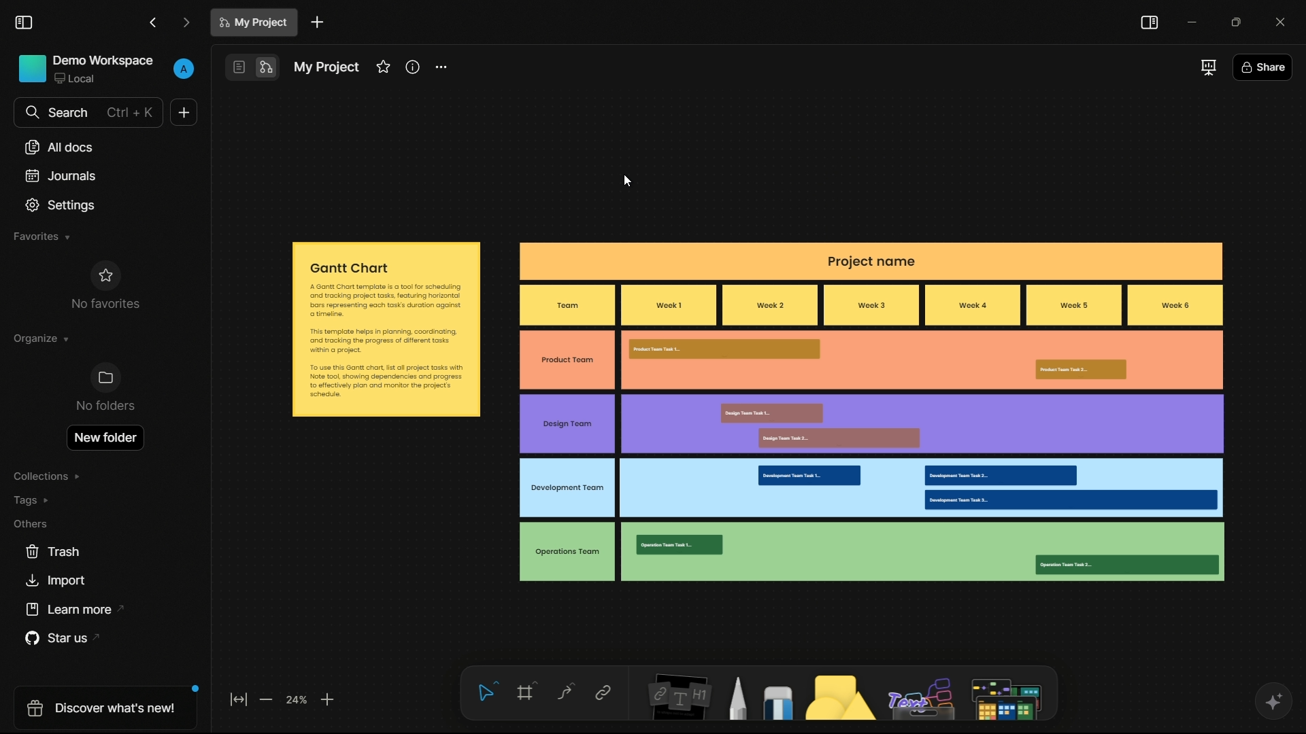 The width and height of the screenshot is (1306, 734). What do you see at coordinates (1262, 67) in the screenshot?
I see `share` at bounding box center [1262, 67].